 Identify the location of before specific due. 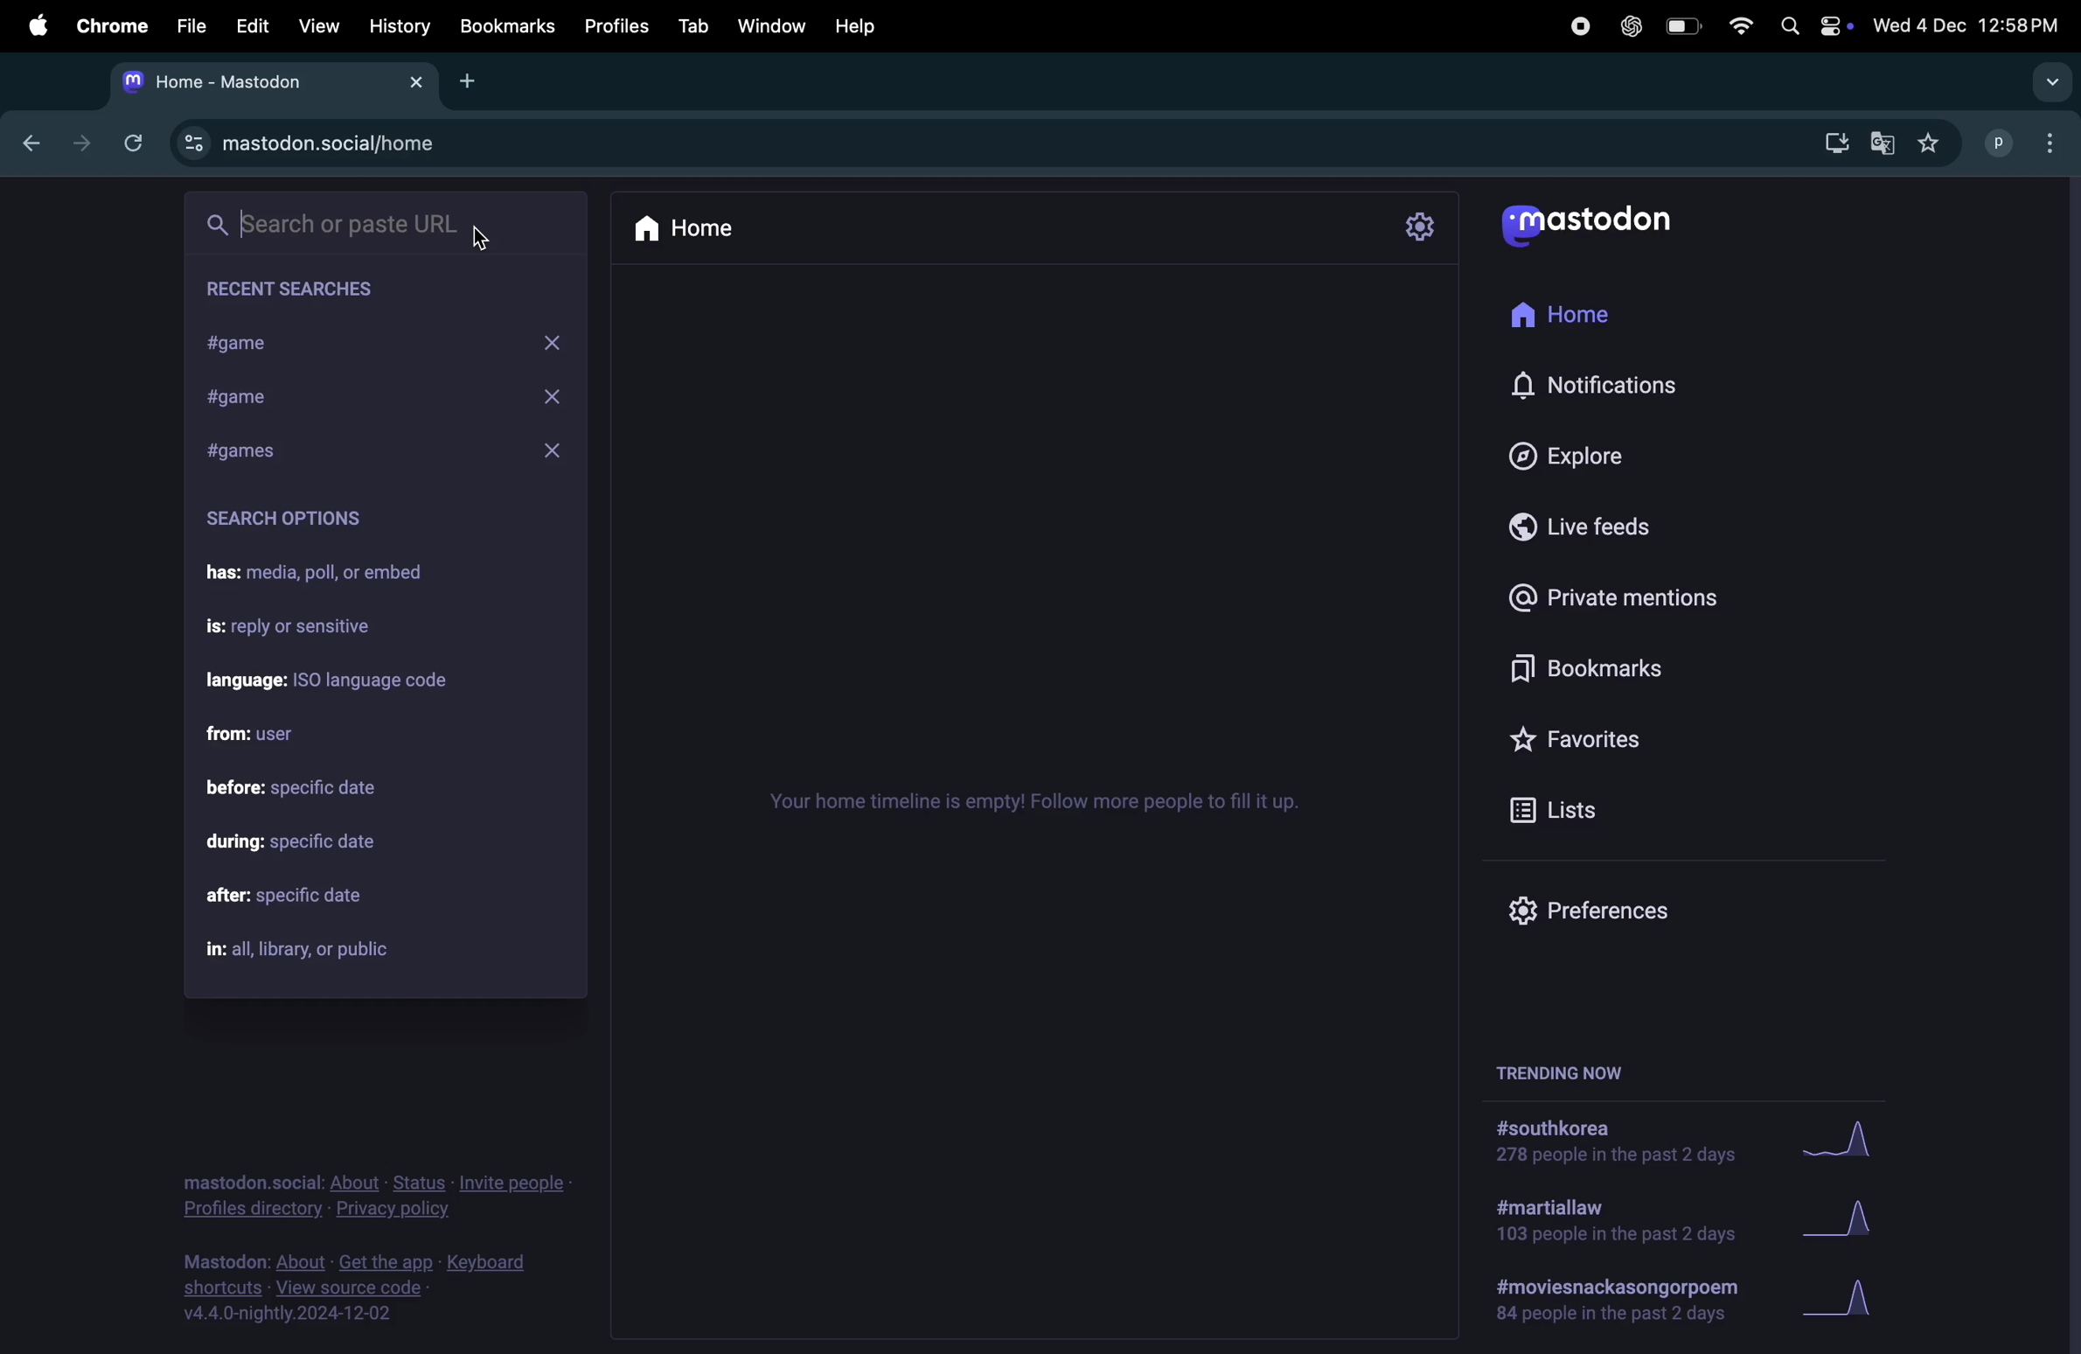
(314, 790).